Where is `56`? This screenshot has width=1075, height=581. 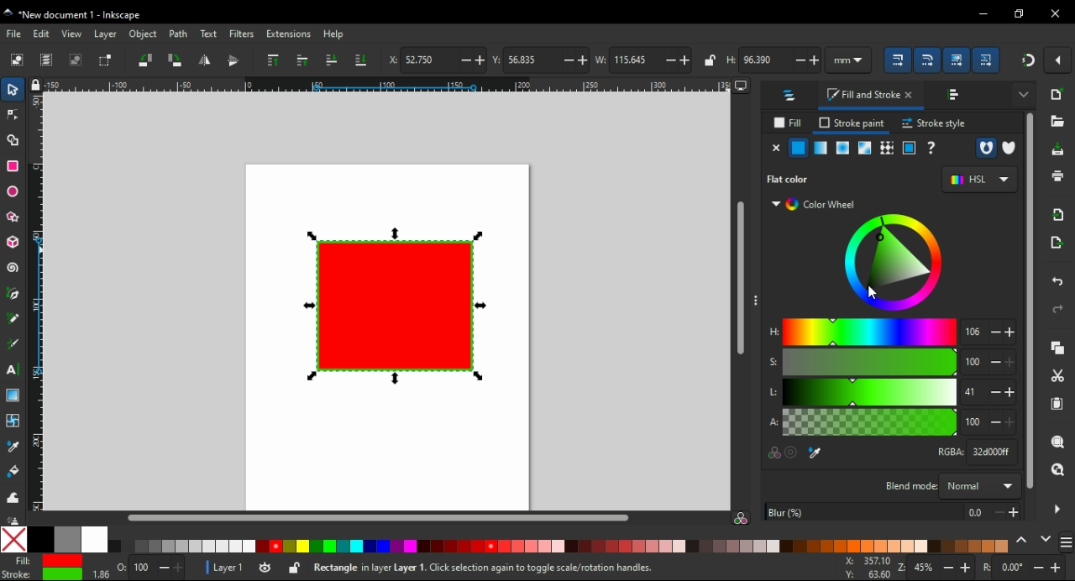
56 is located at coordinates (530, 60).